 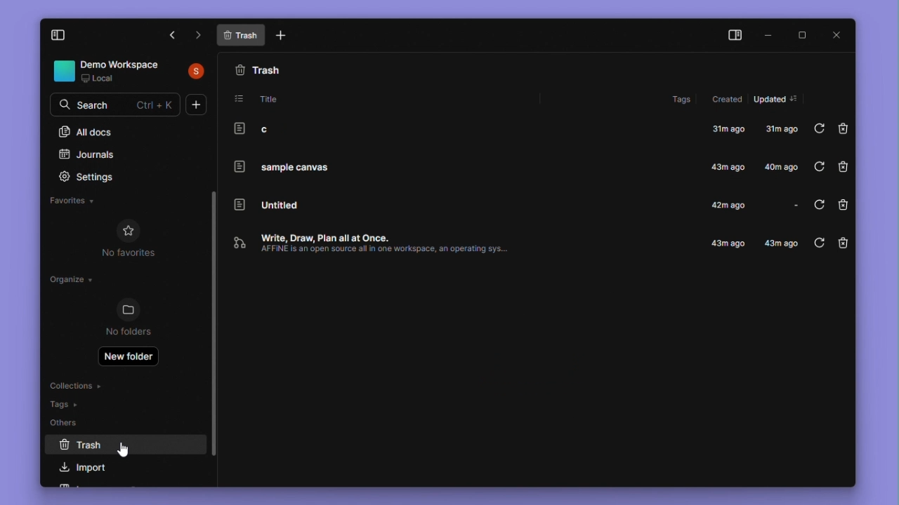 What do you see at coordinates (684, 100) in the screenshot?
I see `tags` at bounding box center [684, 100].